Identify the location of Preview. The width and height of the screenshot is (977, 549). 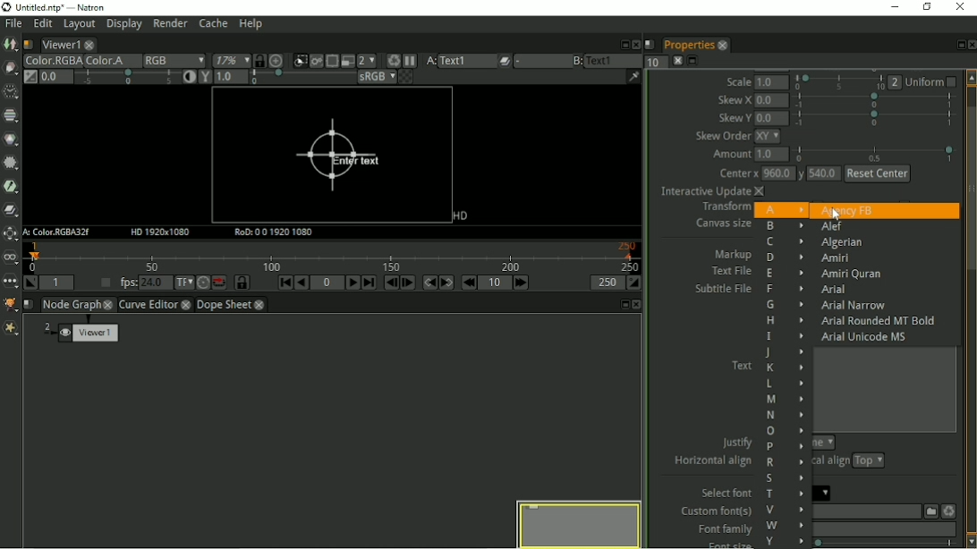
(576, 522).